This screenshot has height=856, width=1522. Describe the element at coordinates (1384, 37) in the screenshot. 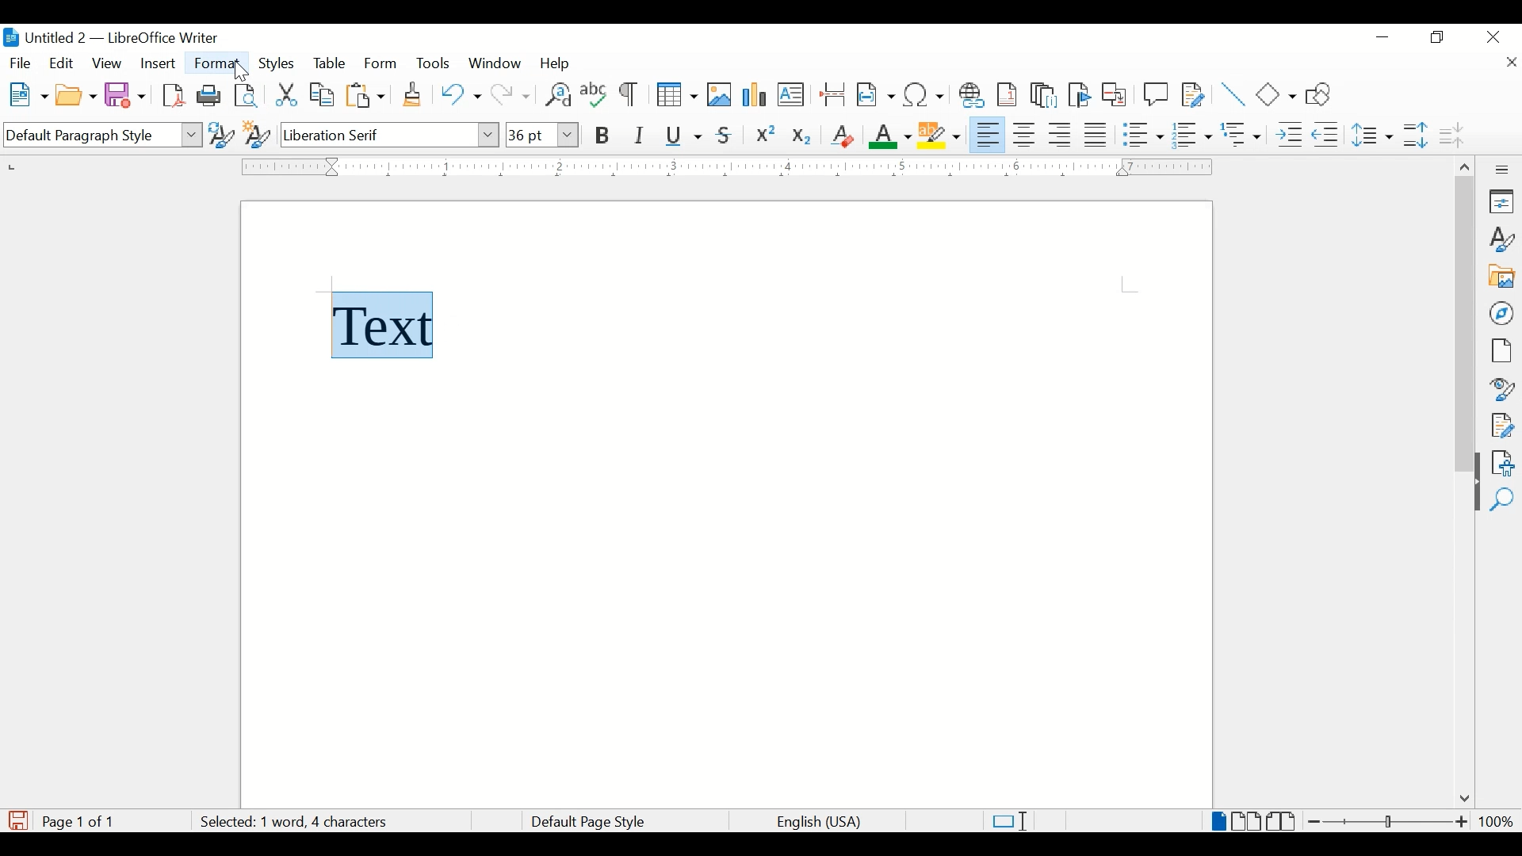

I see `minimize` at that location.